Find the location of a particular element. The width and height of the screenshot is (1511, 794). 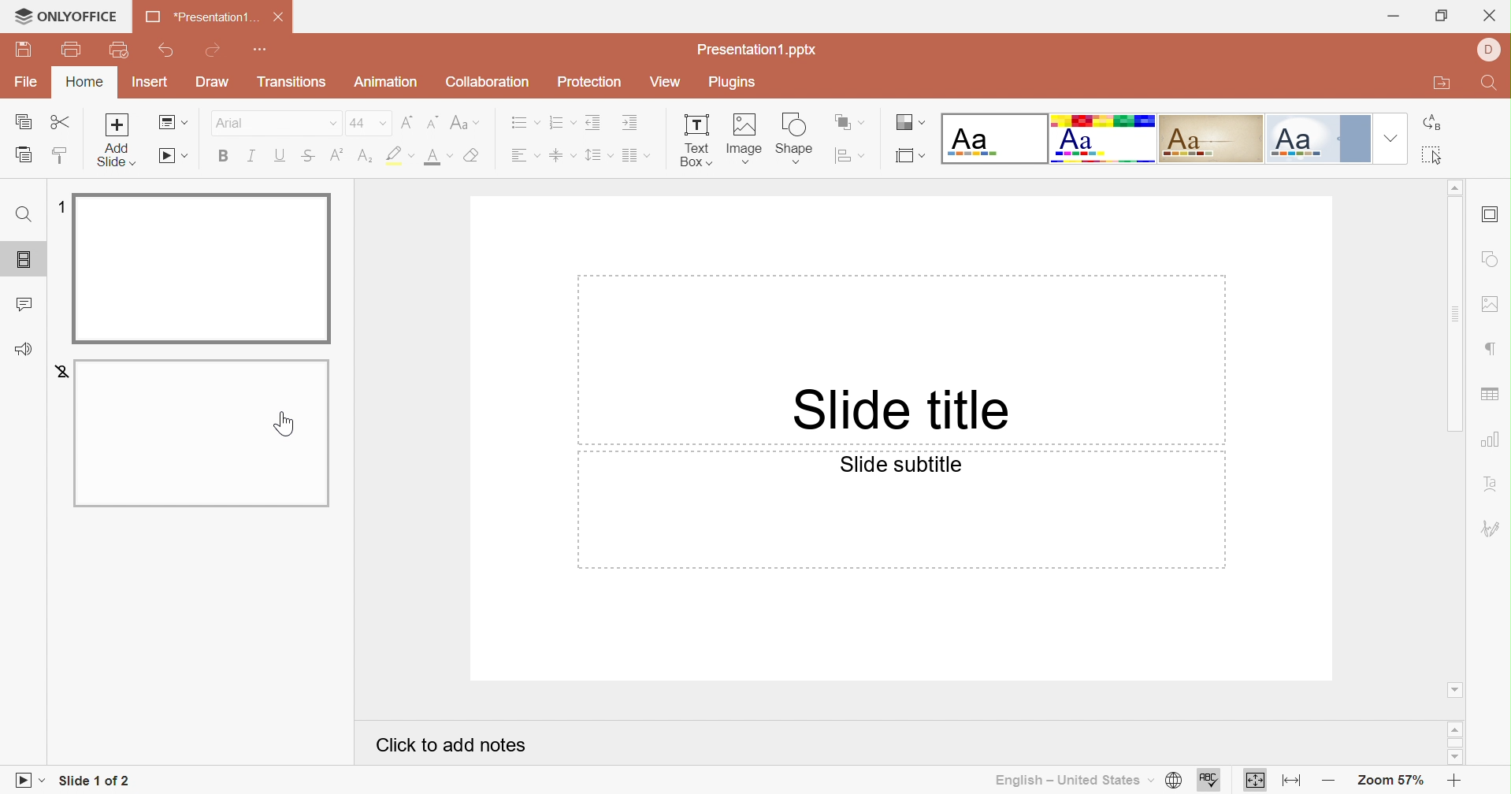

*Presentation1... is located at coordinates (200, 17).